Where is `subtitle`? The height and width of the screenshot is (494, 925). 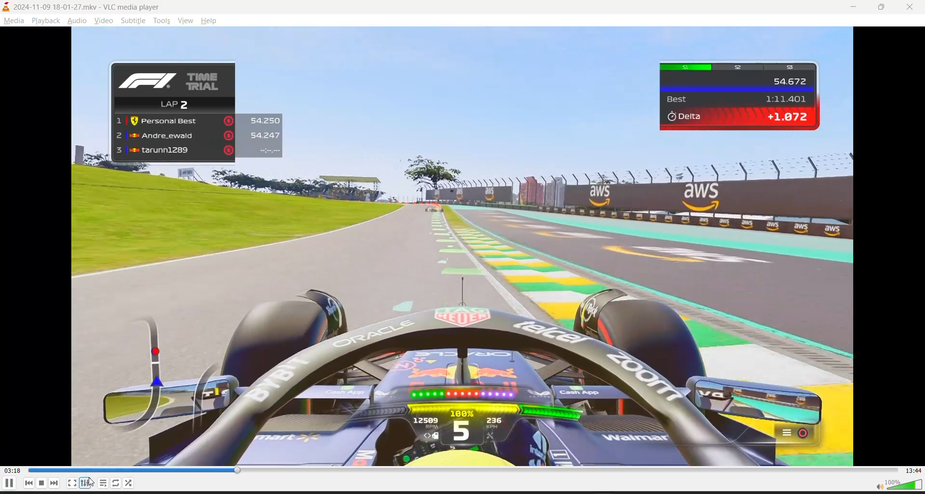
subtitle is located at coordinates (134, 20).